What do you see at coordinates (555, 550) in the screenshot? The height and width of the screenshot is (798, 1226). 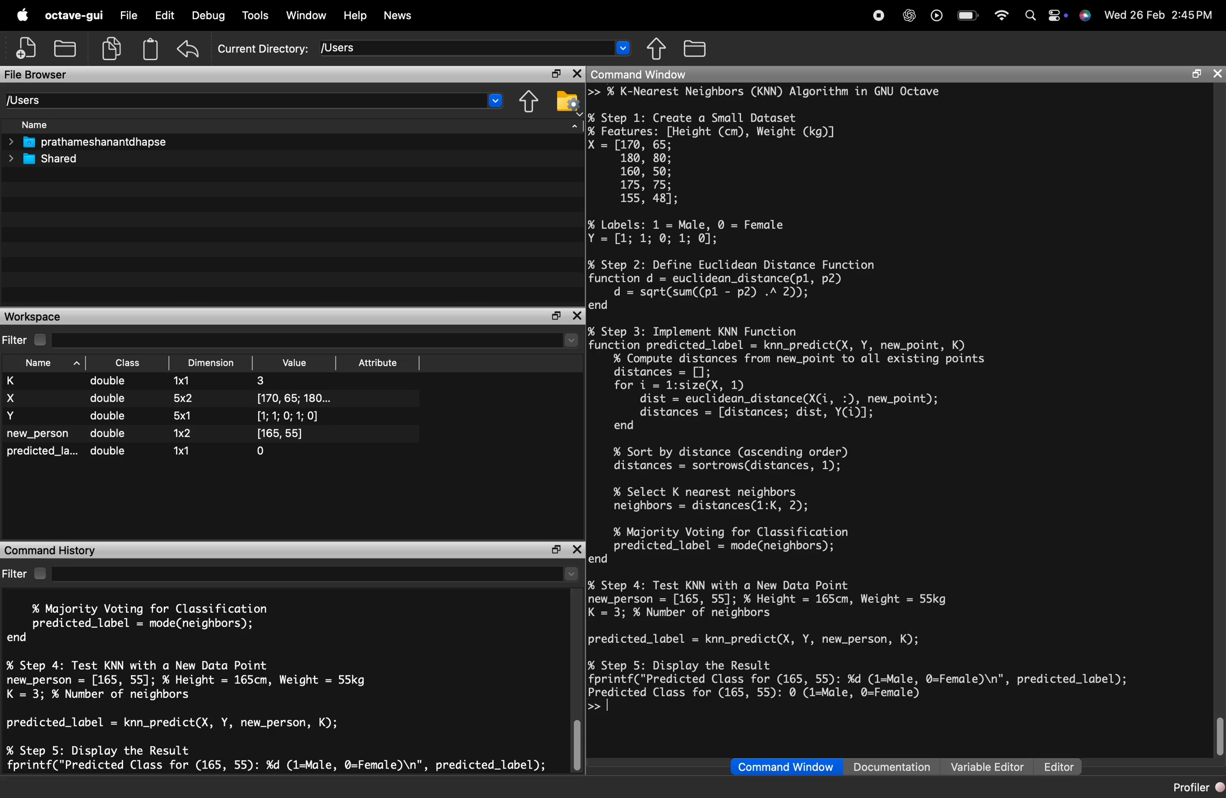 I see `maximise` at bounding box center [555, 550].